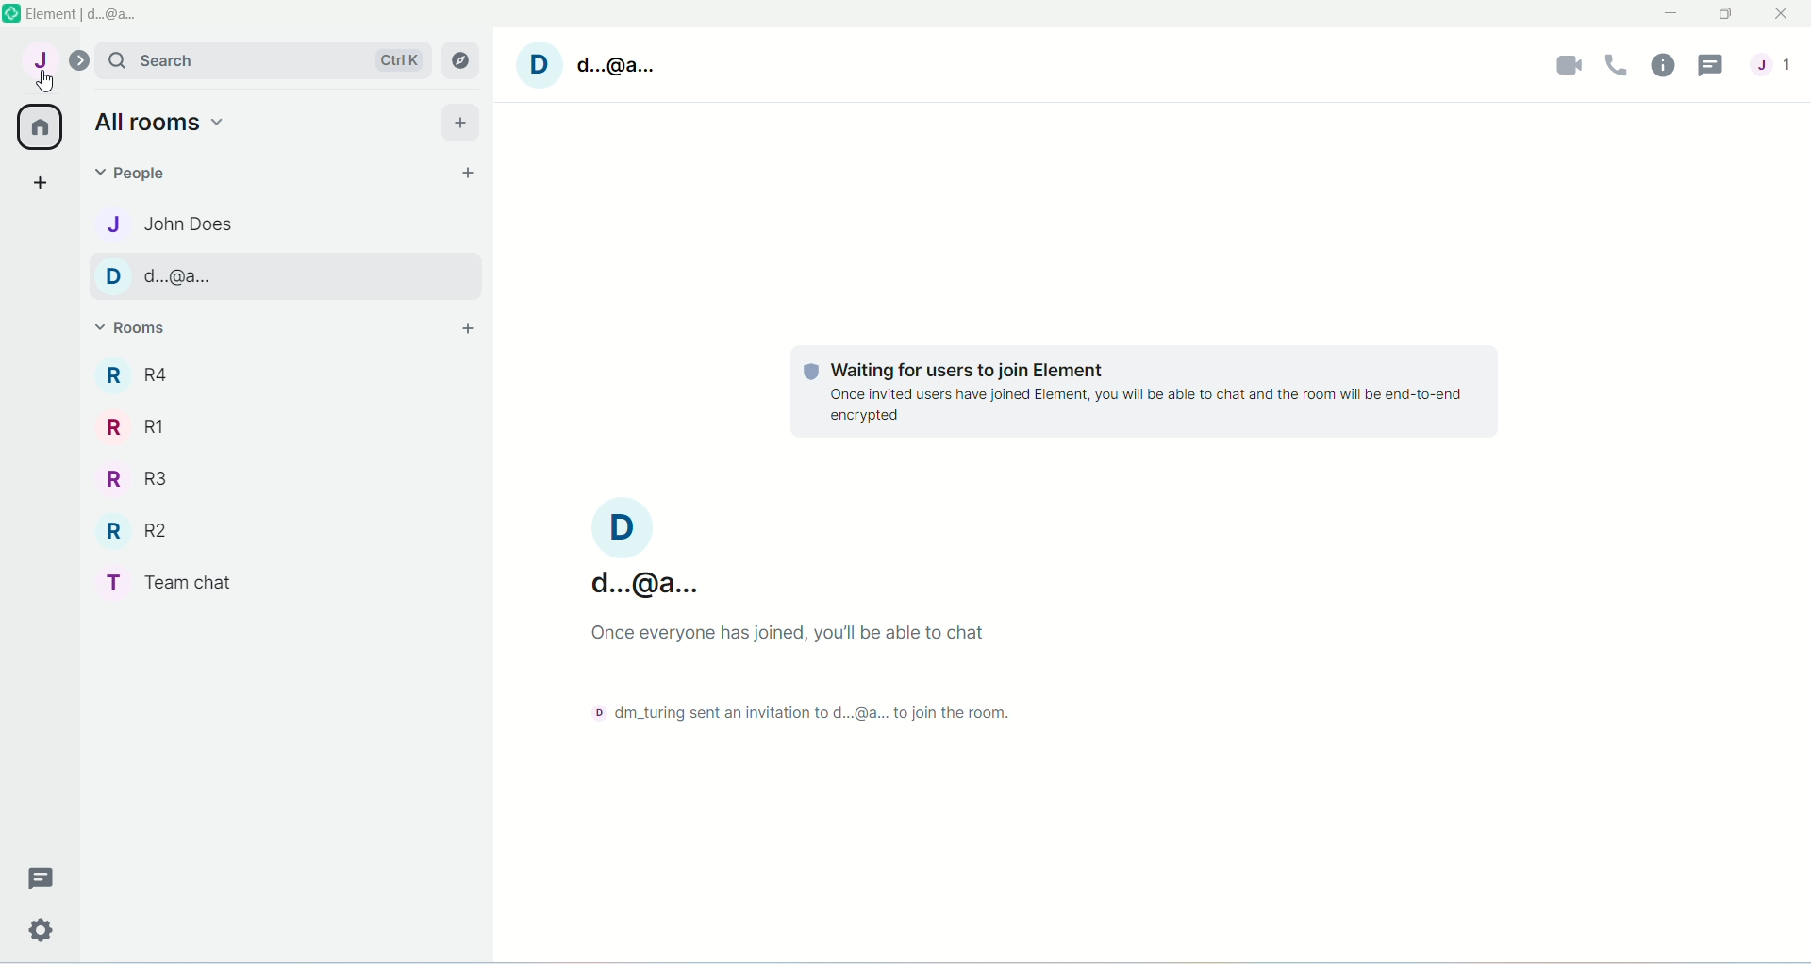  I want to click on Threads, so click(1713, 68).